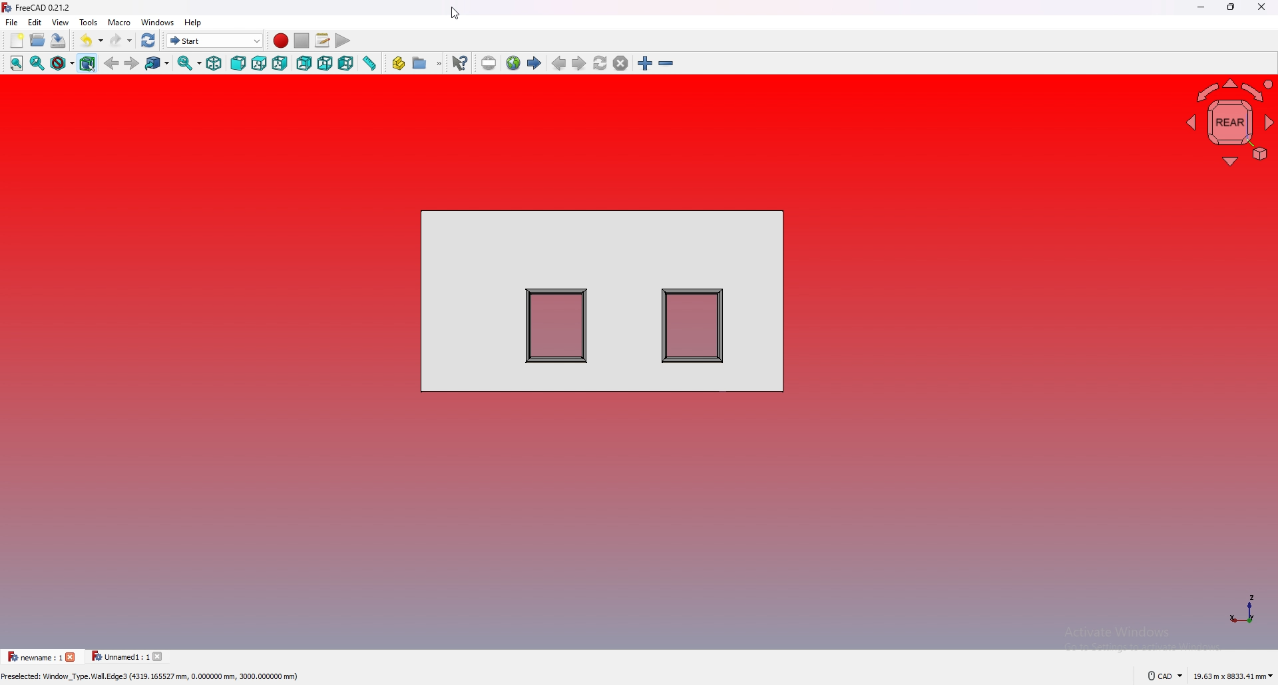  Describe the element at coordinates (120, 40) in the screenshot. I see `redo` at that location.